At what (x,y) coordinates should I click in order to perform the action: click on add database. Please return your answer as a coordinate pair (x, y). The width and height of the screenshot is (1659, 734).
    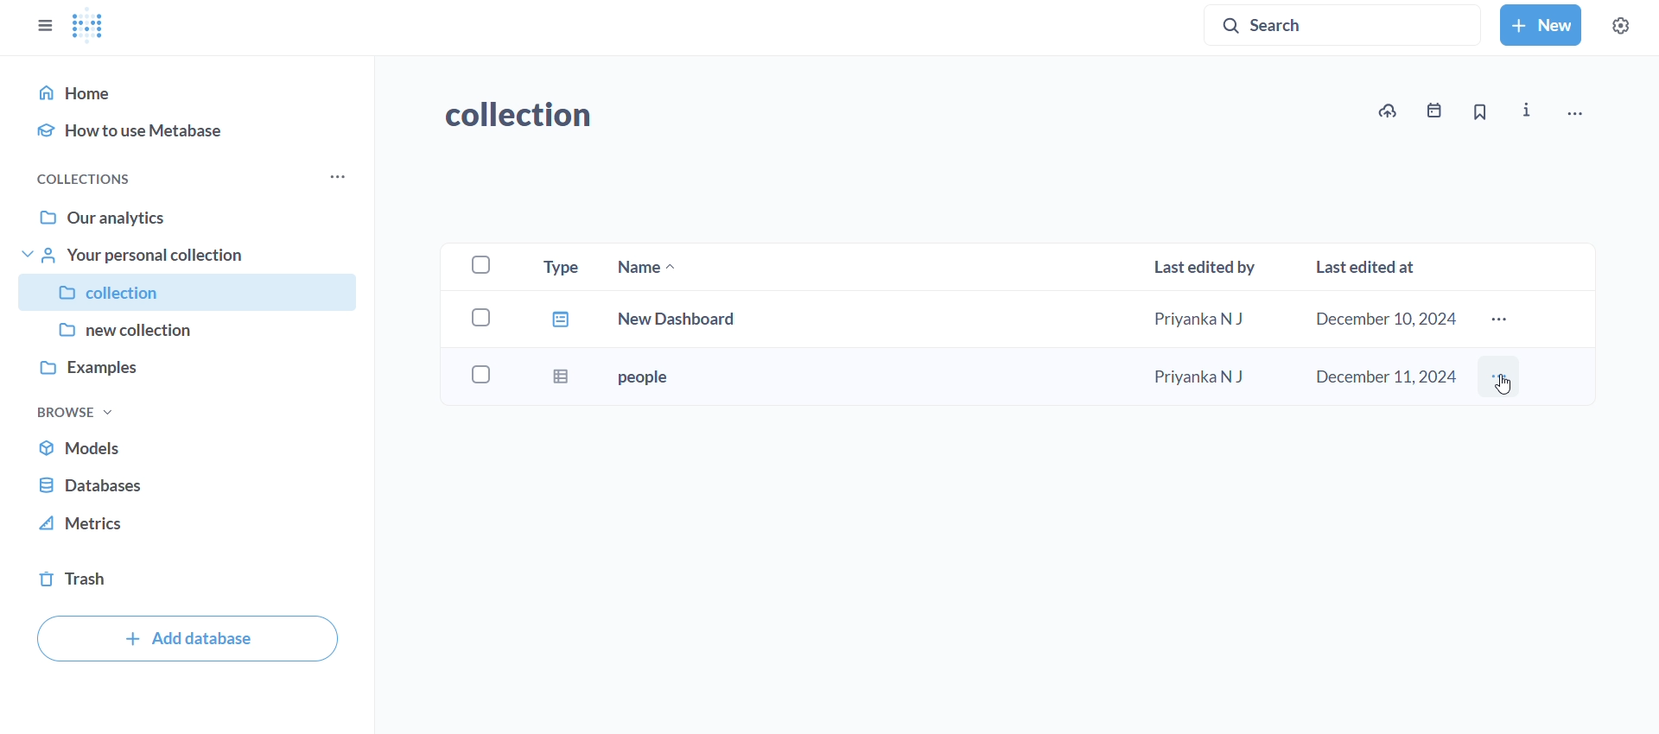
    Looking at the image, I should click on (188, 639).